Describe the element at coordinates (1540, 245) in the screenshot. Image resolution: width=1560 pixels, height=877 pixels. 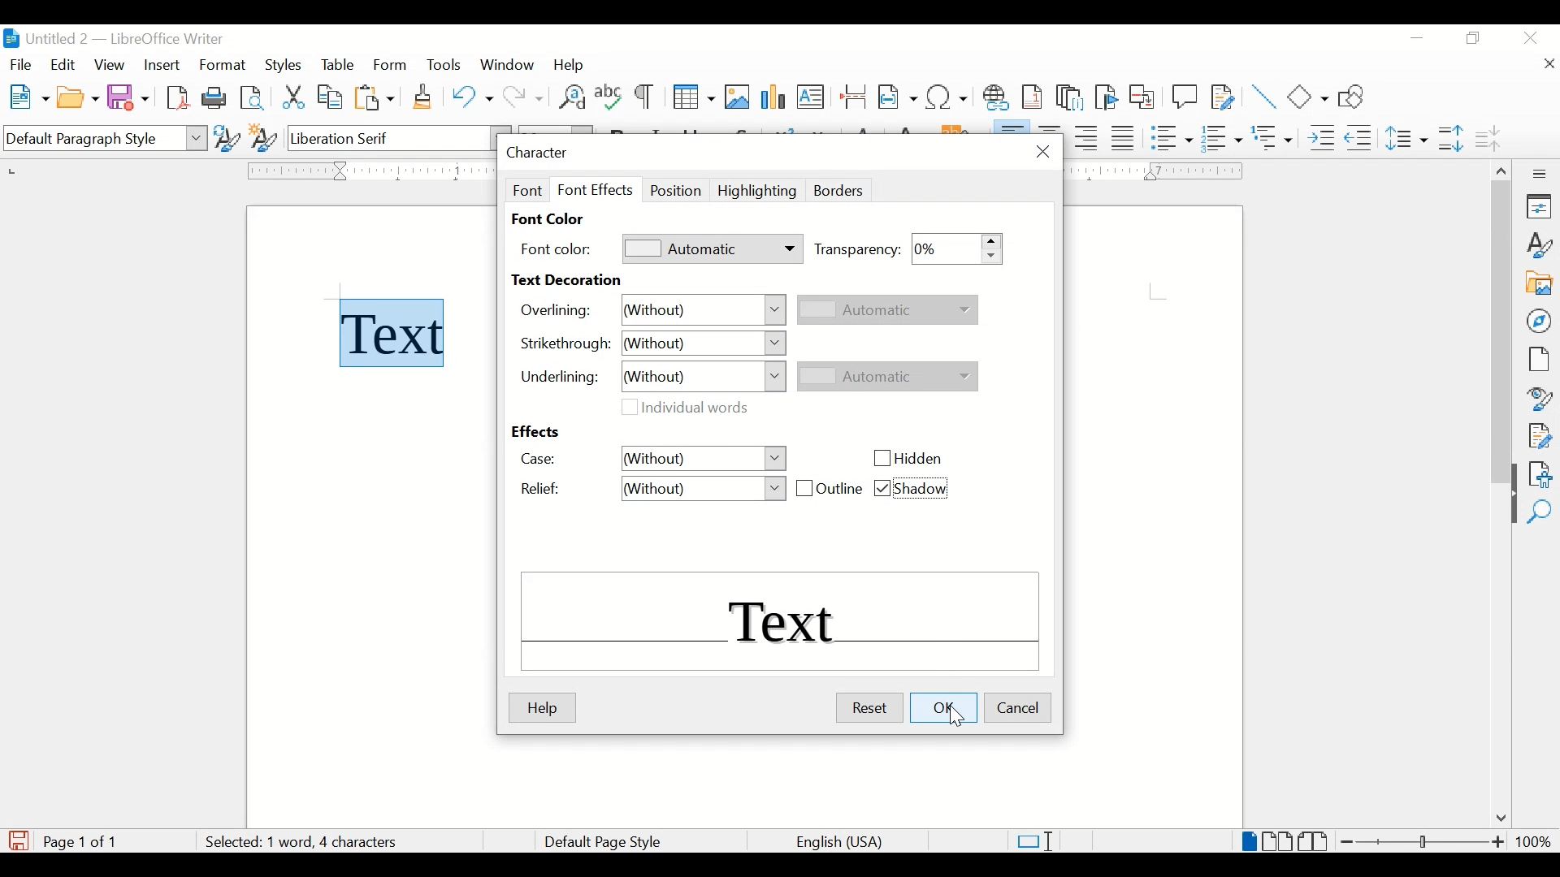
I see `styles` at that location.